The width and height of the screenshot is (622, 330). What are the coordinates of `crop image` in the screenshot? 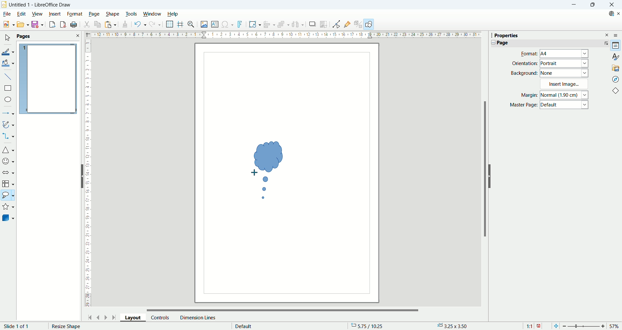 It's located at (324, 24).